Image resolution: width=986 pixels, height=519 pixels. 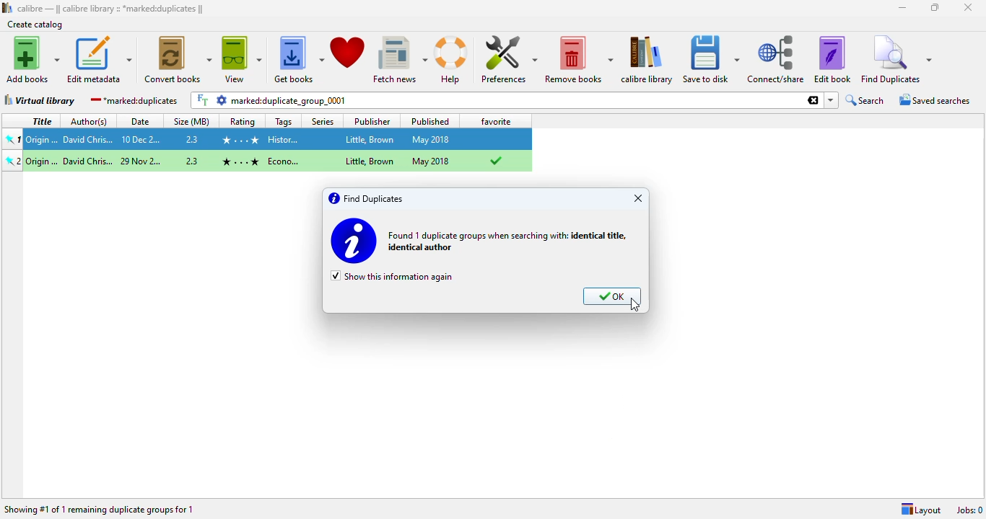 What do you see at coordinates (480, 241) in the screenshot?
I see `found 1 duplicate groups when searching with: identical title, identical author` at bounding box center [480, 241].